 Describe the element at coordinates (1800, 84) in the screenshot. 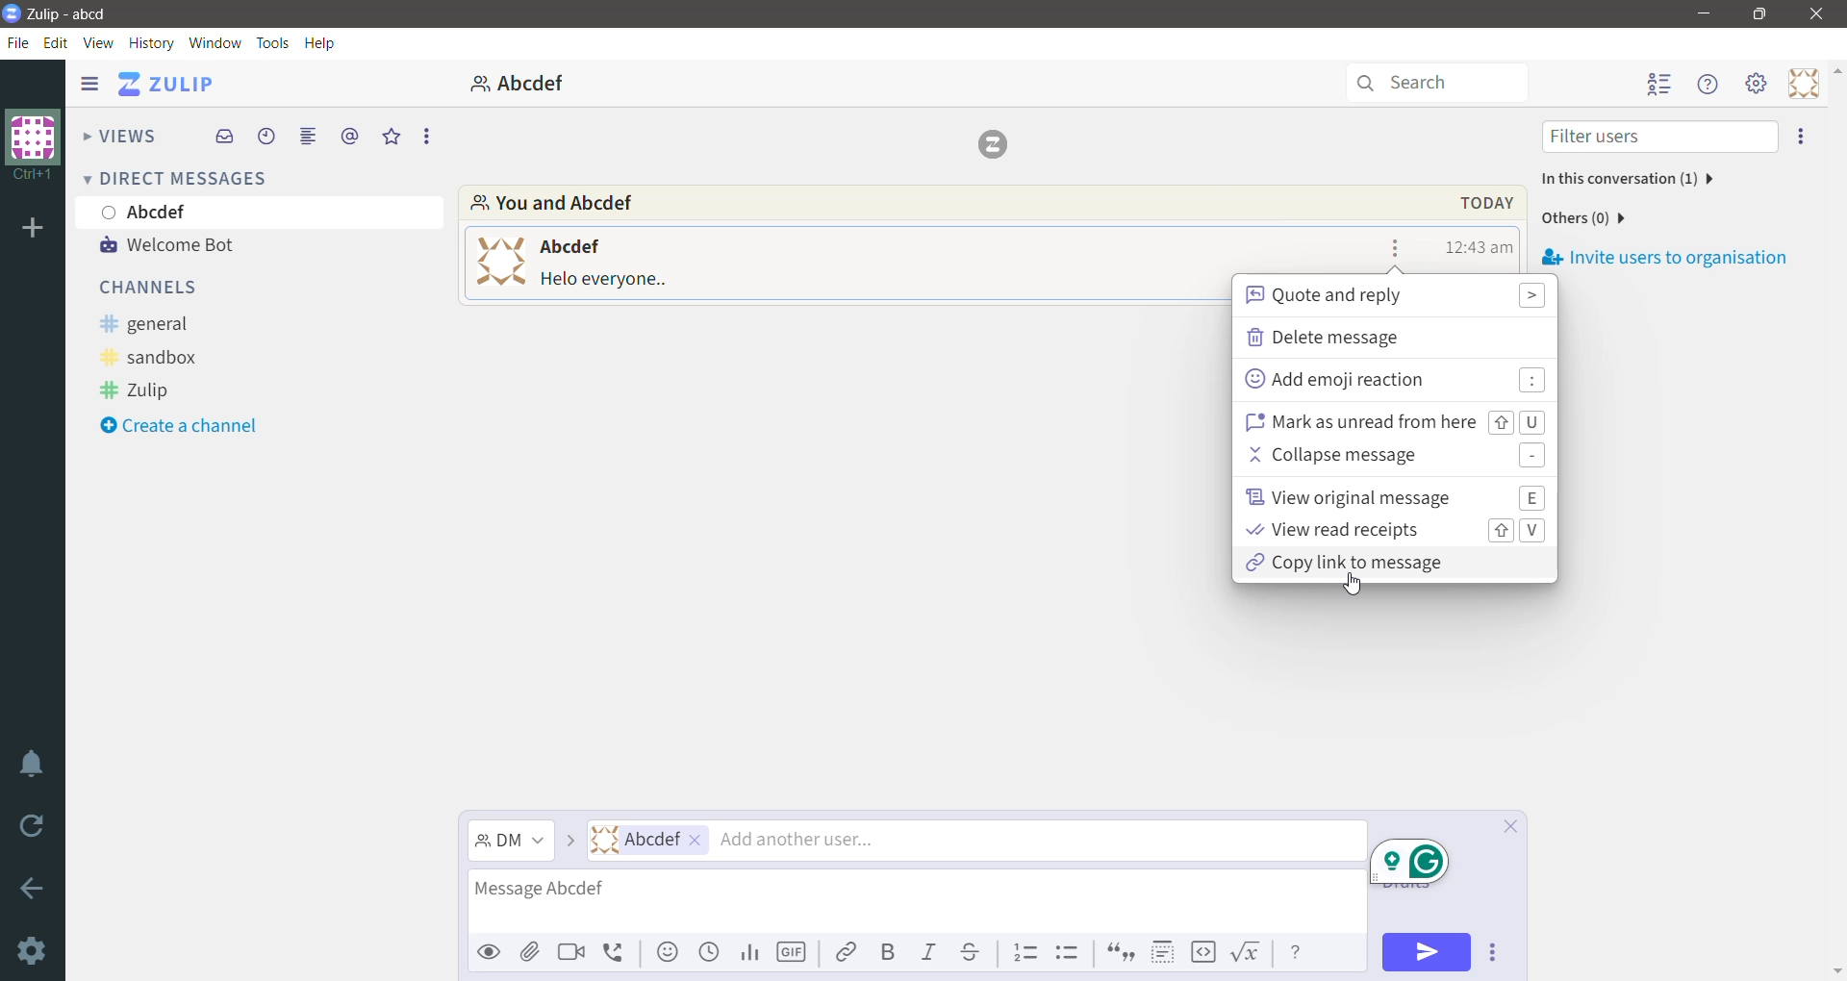

I see `Personal Menu` at that location.